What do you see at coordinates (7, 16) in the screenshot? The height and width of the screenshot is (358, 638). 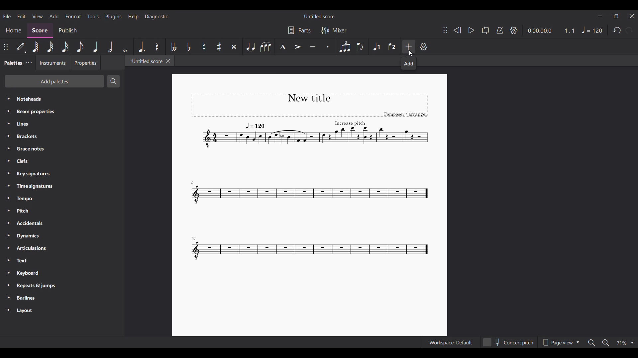 I see `File menu` at bounding box center [7, 16].